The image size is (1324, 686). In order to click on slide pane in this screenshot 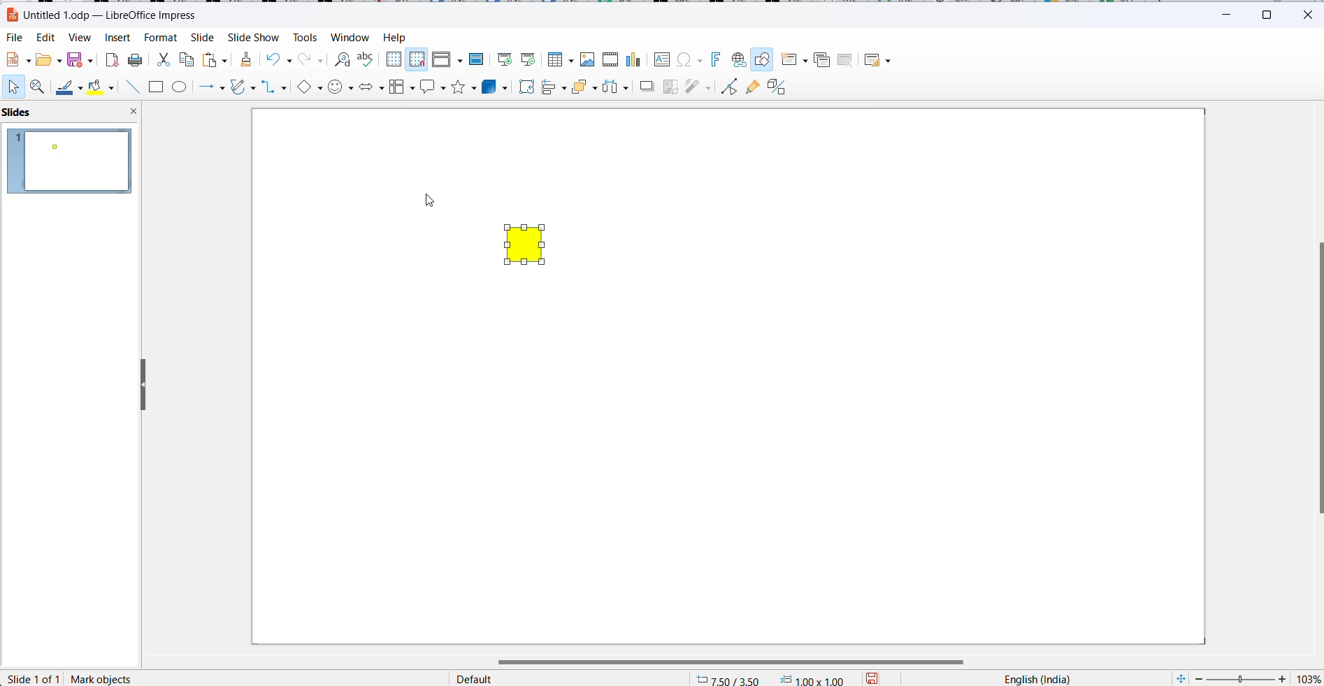, I will do `click(31, 112)`.